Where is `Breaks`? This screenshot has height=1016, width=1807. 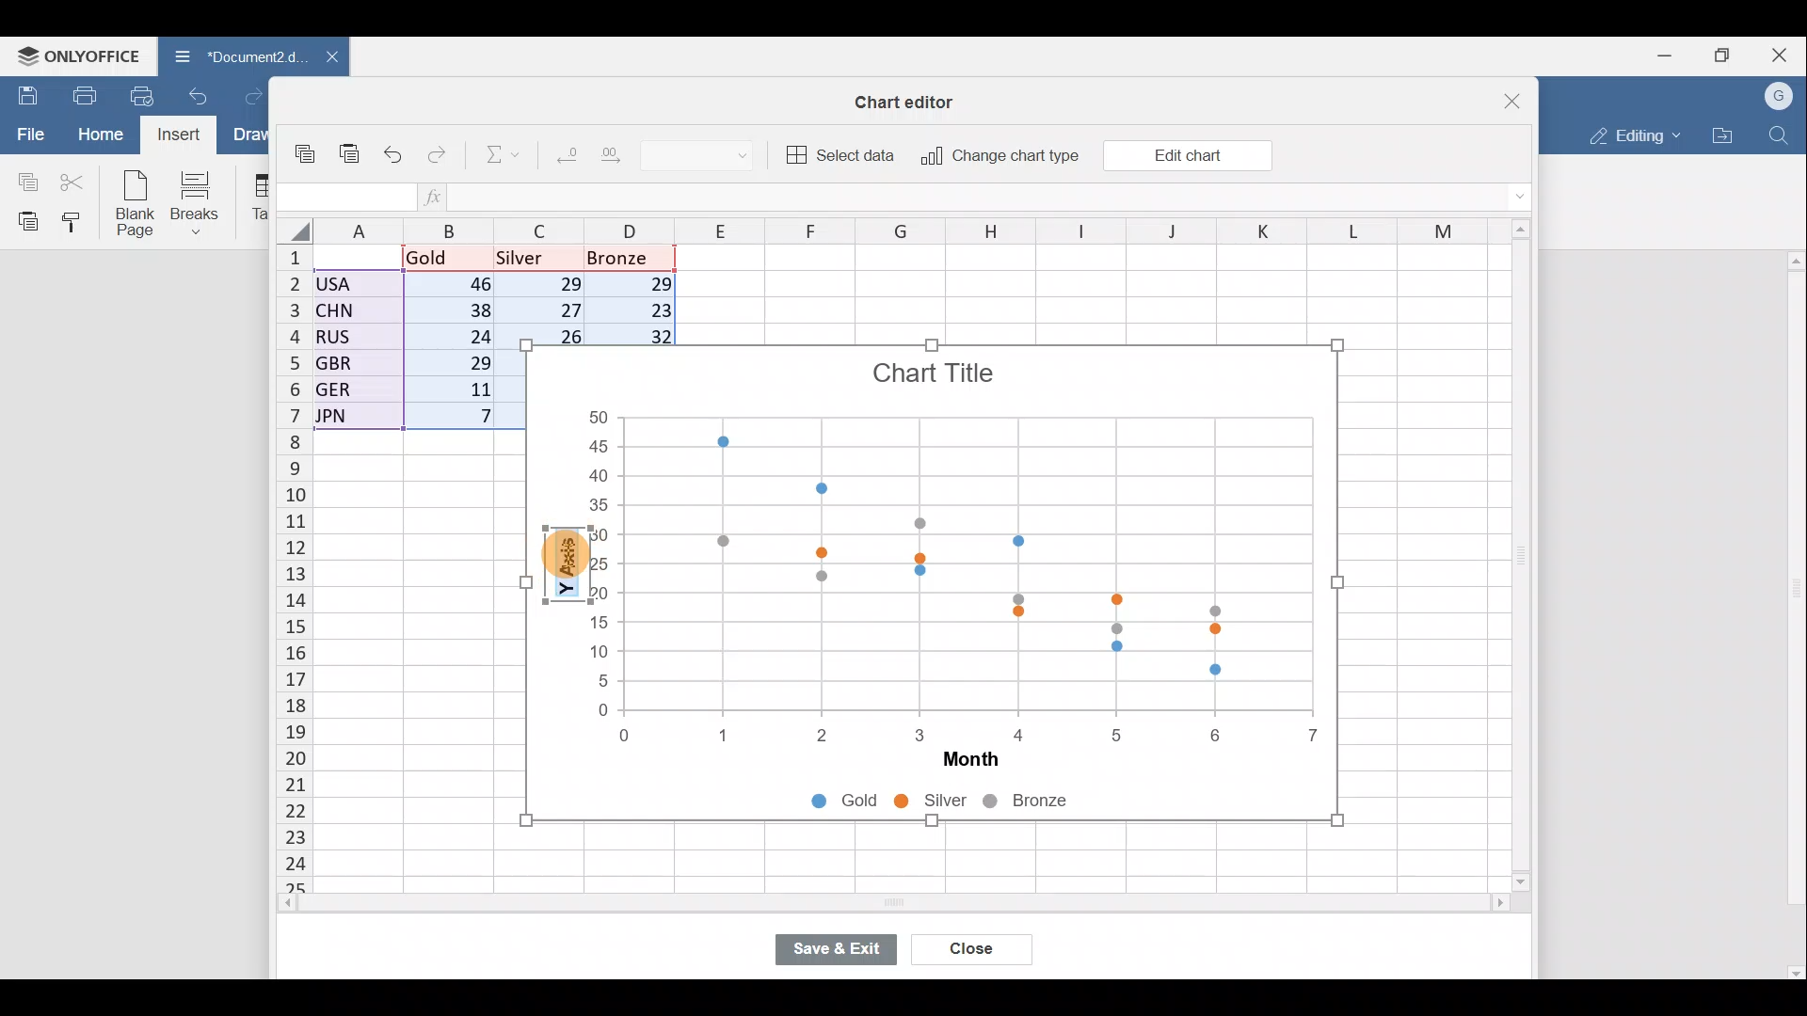 Breaks is located at coordinates (204, 201).